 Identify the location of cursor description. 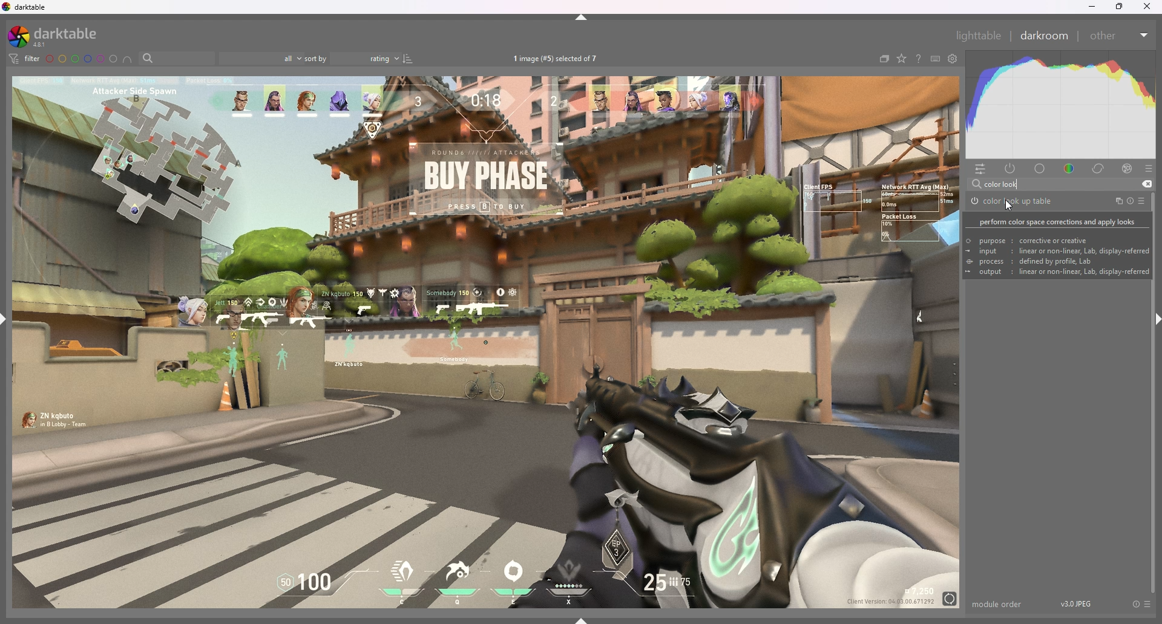
(1055, 244).